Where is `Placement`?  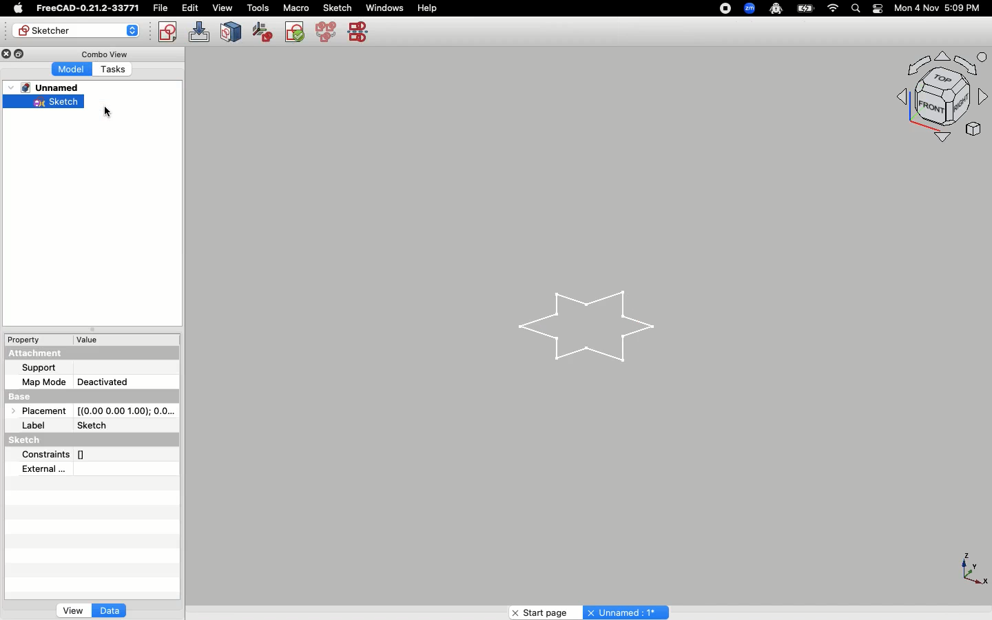 Placement is located at coordinates (43, 410).